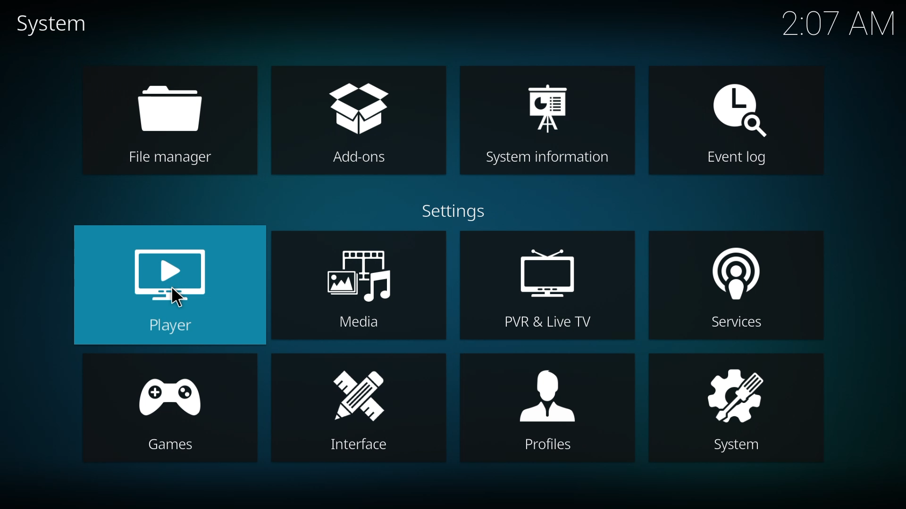 Image resolution: width=906 pixels, height=509 pixels. What do you see at coordinates (839, 25) in the screenshot?
I see `time` at bounding box center [839, 25].